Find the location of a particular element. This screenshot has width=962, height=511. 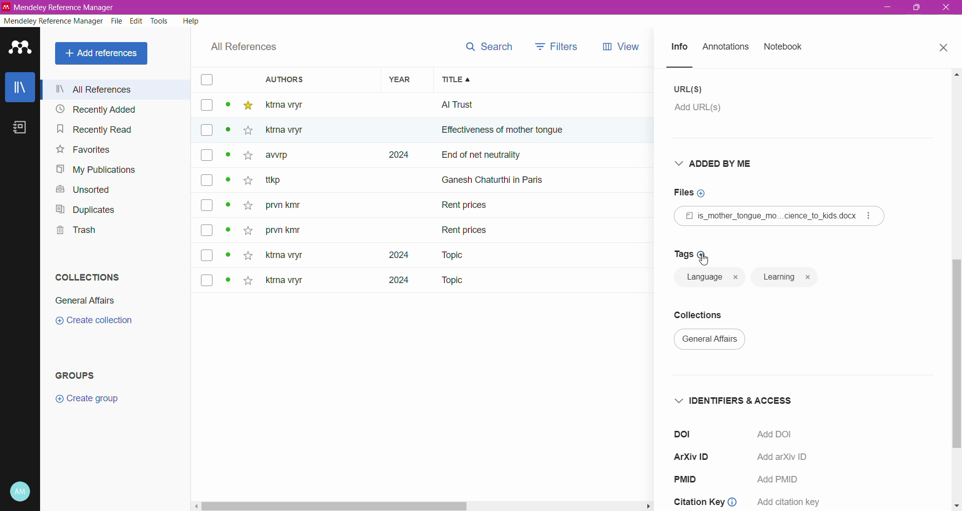

Title is located at coordinates (549, 80).